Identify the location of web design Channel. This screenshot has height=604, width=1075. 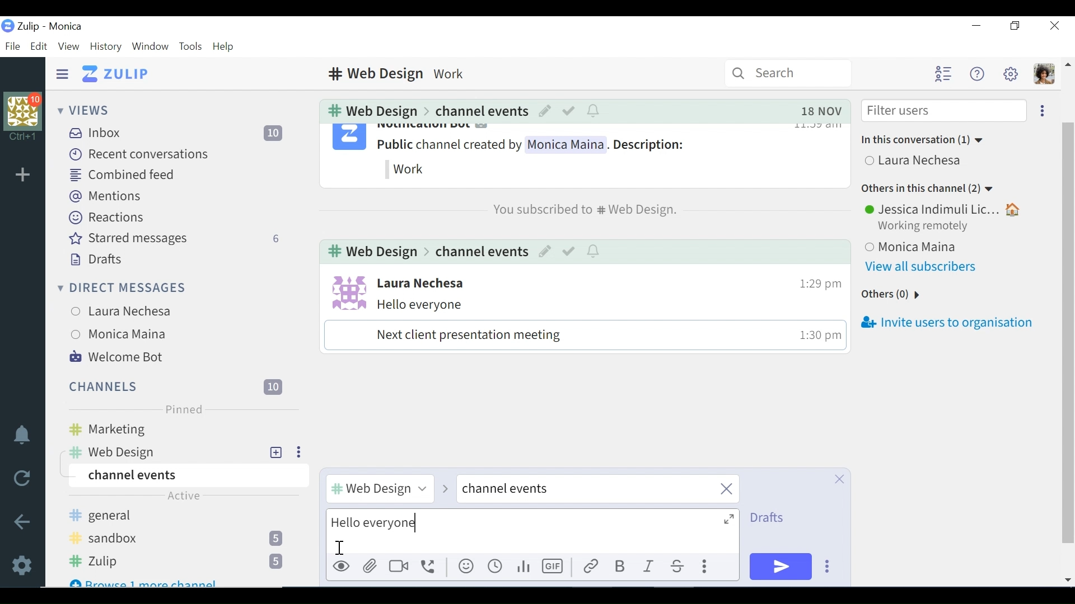
(163, 452).